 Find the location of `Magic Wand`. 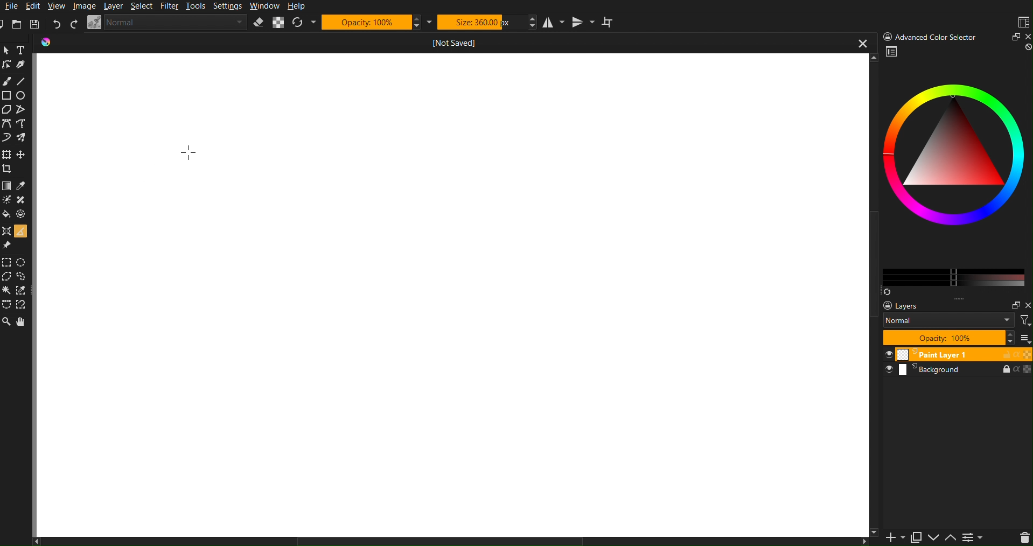

Magic Wand is located at coordinates (8, 291).